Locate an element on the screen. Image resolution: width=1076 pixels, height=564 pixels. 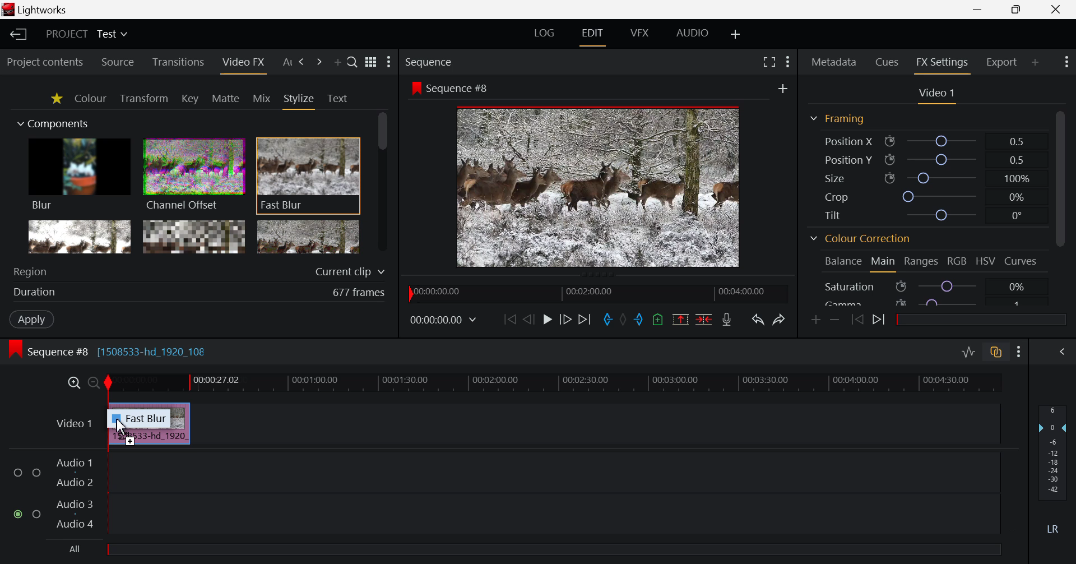
Previous keyframe is located at coordinates (857, 320).